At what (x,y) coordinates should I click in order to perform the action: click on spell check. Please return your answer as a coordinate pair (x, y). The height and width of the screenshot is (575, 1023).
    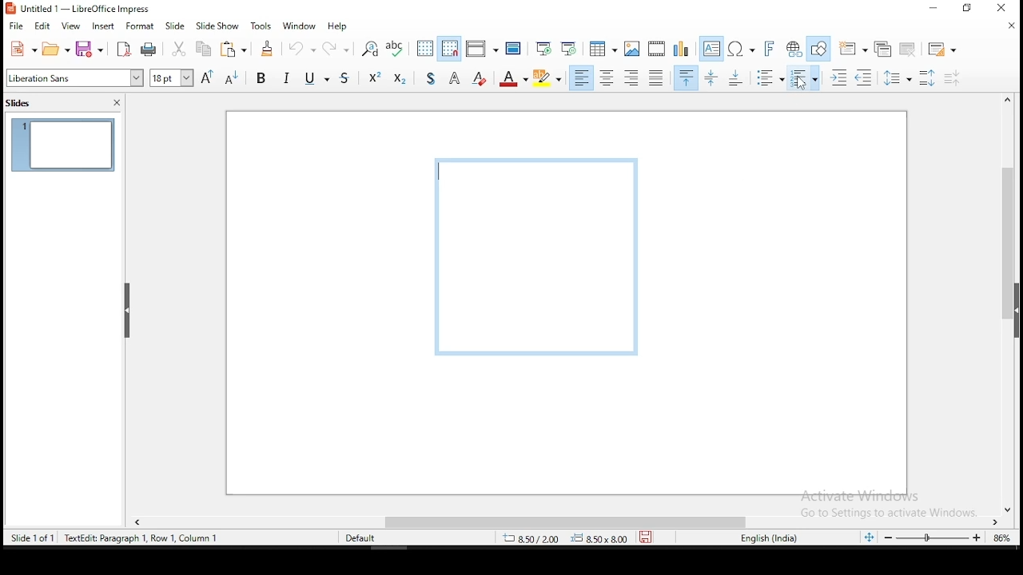
    Looking at the image, I should click on (394, 47).